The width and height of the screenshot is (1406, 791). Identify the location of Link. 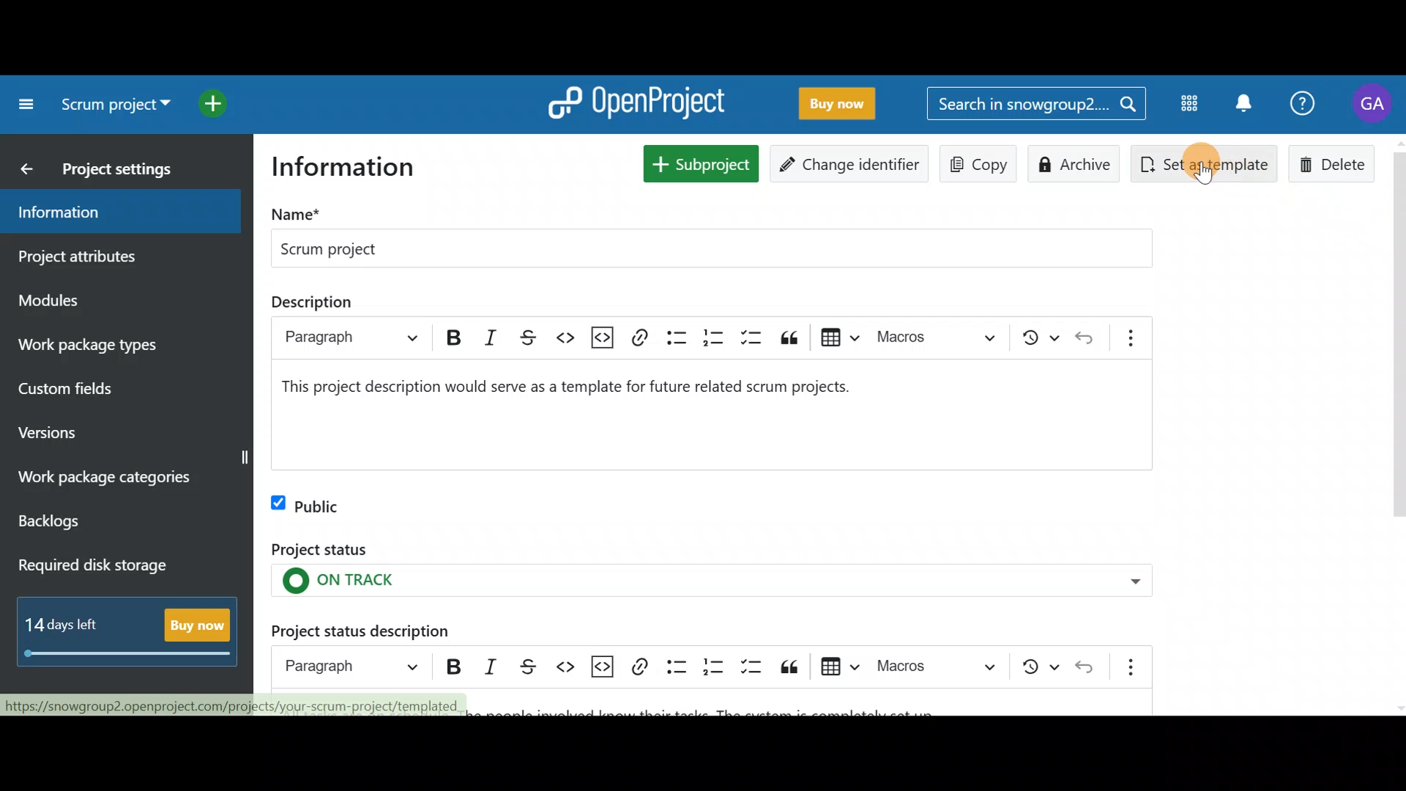
(639, 668).